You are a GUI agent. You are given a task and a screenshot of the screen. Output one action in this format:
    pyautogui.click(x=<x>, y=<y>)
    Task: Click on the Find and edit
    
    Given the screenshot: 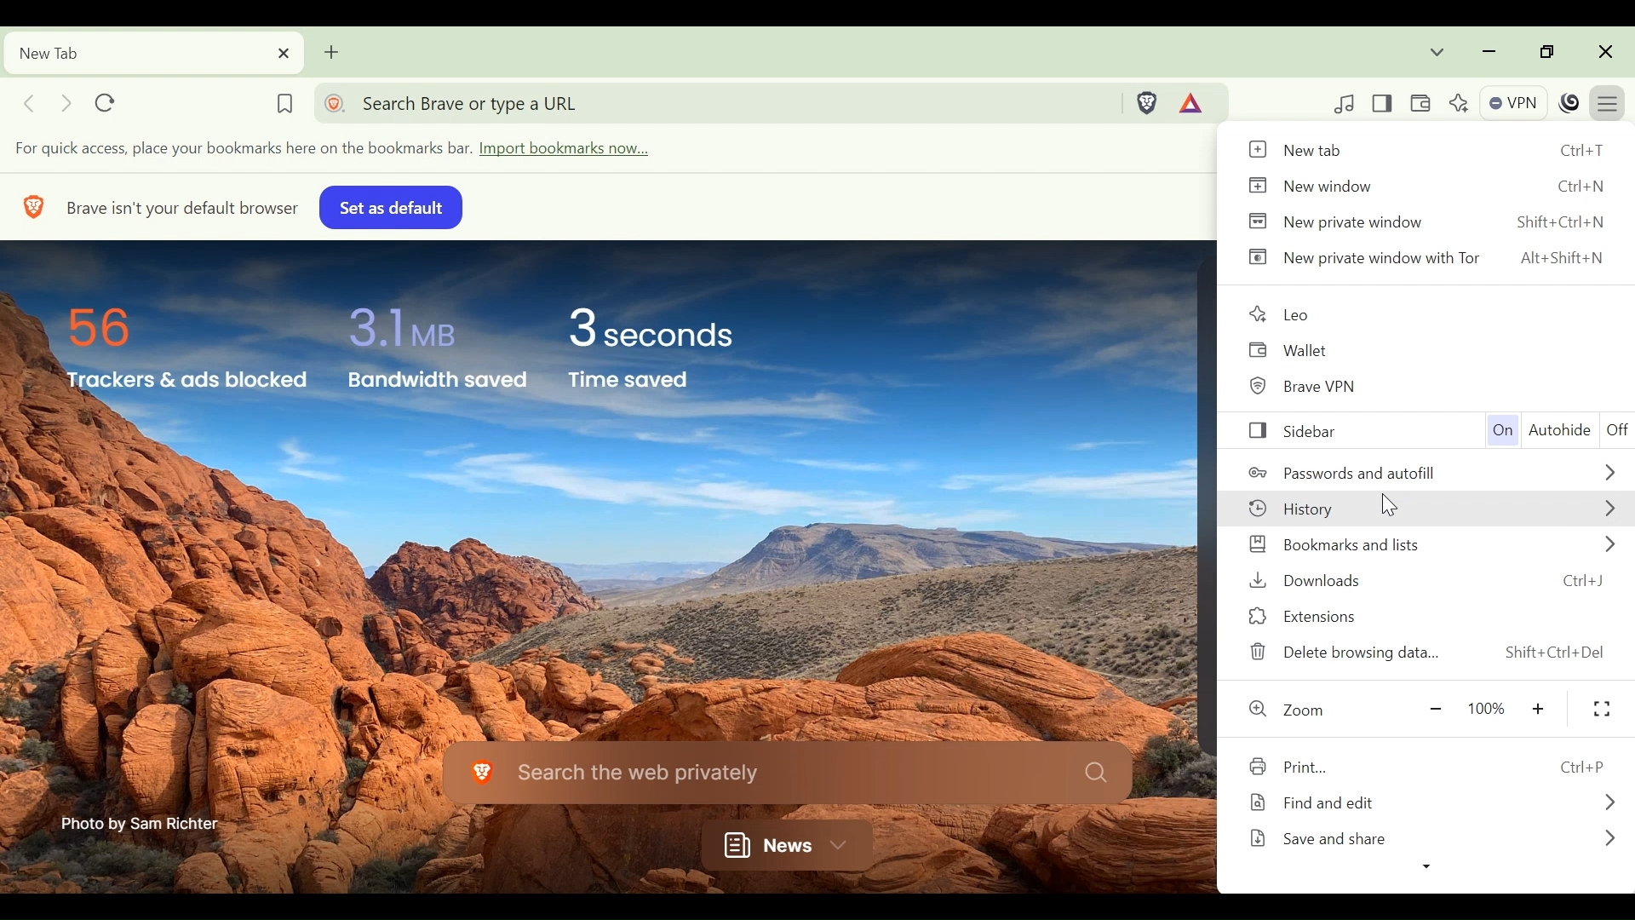 What is the action you would take?
    pyautogui.click(x=1433, y=803)
    